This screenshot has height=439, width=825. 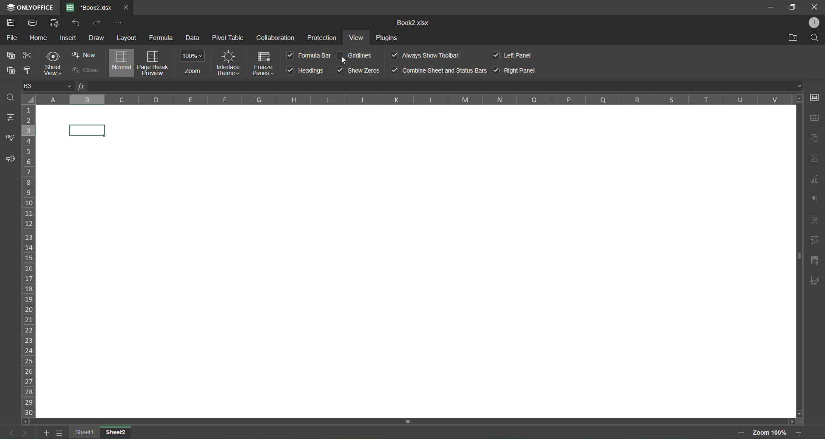 What do you see at coordinates (84, 69) in the screenshot?
I see `close` at bounding box center [84, 69].